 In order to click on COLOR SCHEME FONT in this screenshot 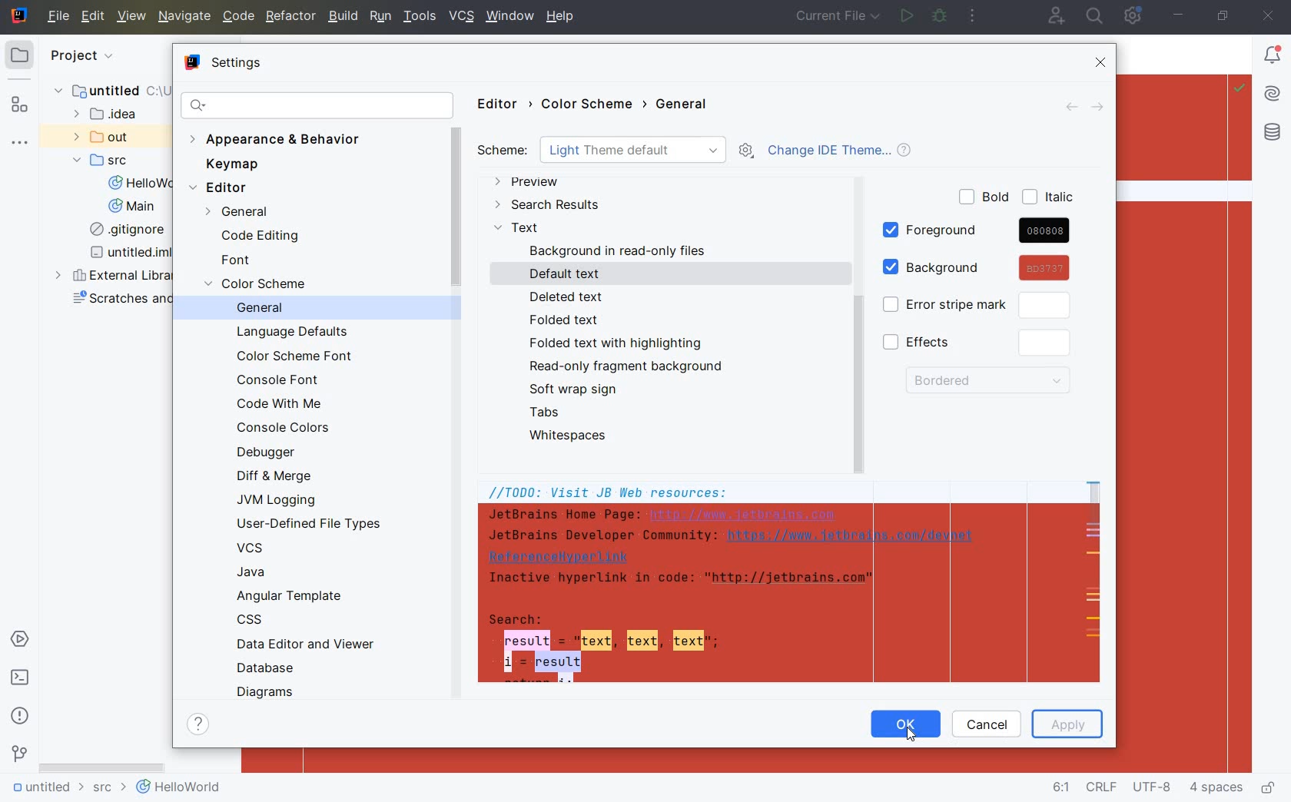, I will do `click(294, 356)`.